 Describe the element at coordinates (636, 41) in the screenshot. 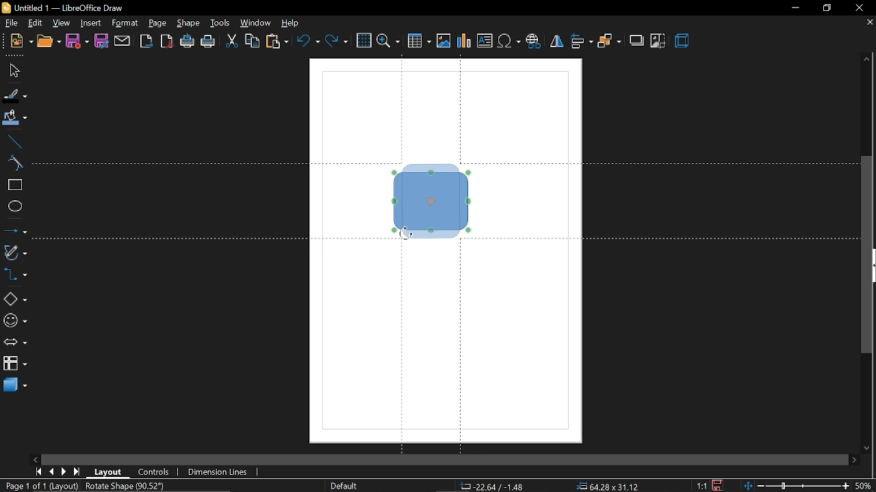

I see `shadow` at that location.